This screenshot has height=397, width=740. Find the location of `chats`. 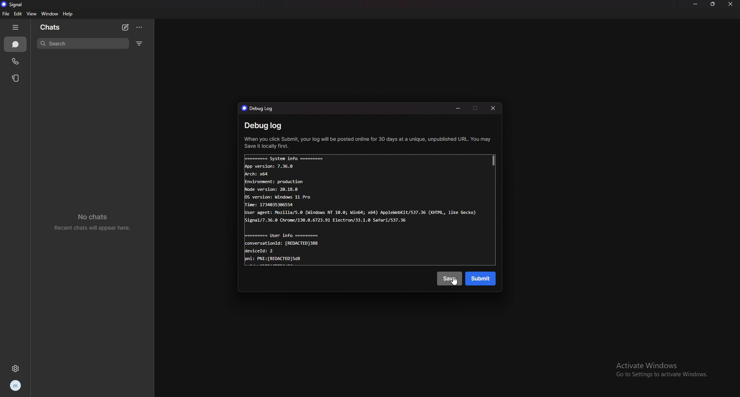

chats is located at coordinates (59, 27).